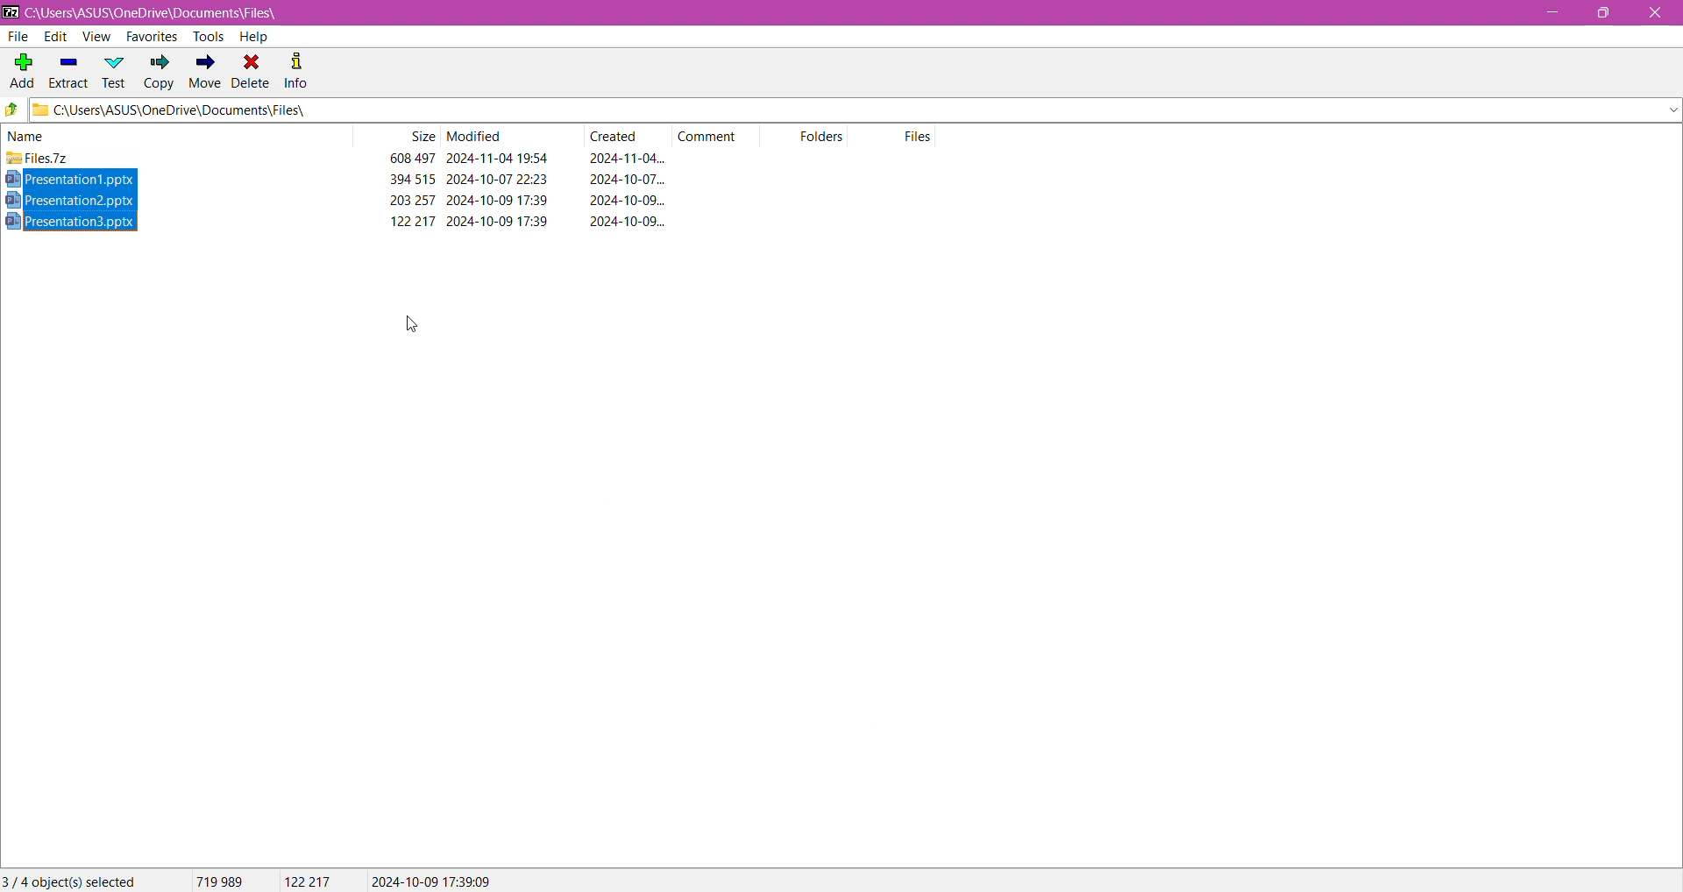 The height and width of the screenshot is (892, 1683). Describe the element at coordinates (167, 13) in the screenshot. I see `C:\Users\ASUS\OneDrive\Documents\Files\` at that location.